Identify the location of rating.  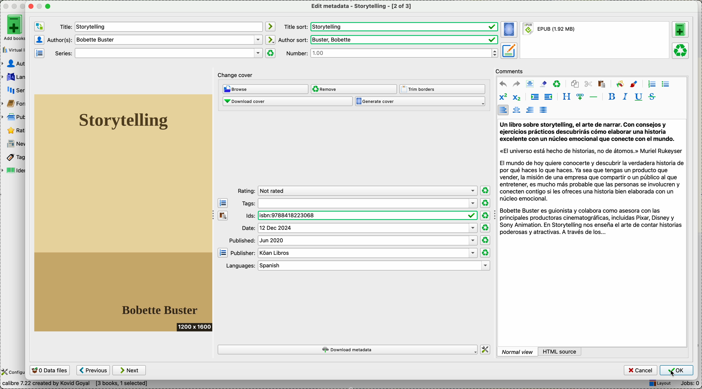
(15, 130).